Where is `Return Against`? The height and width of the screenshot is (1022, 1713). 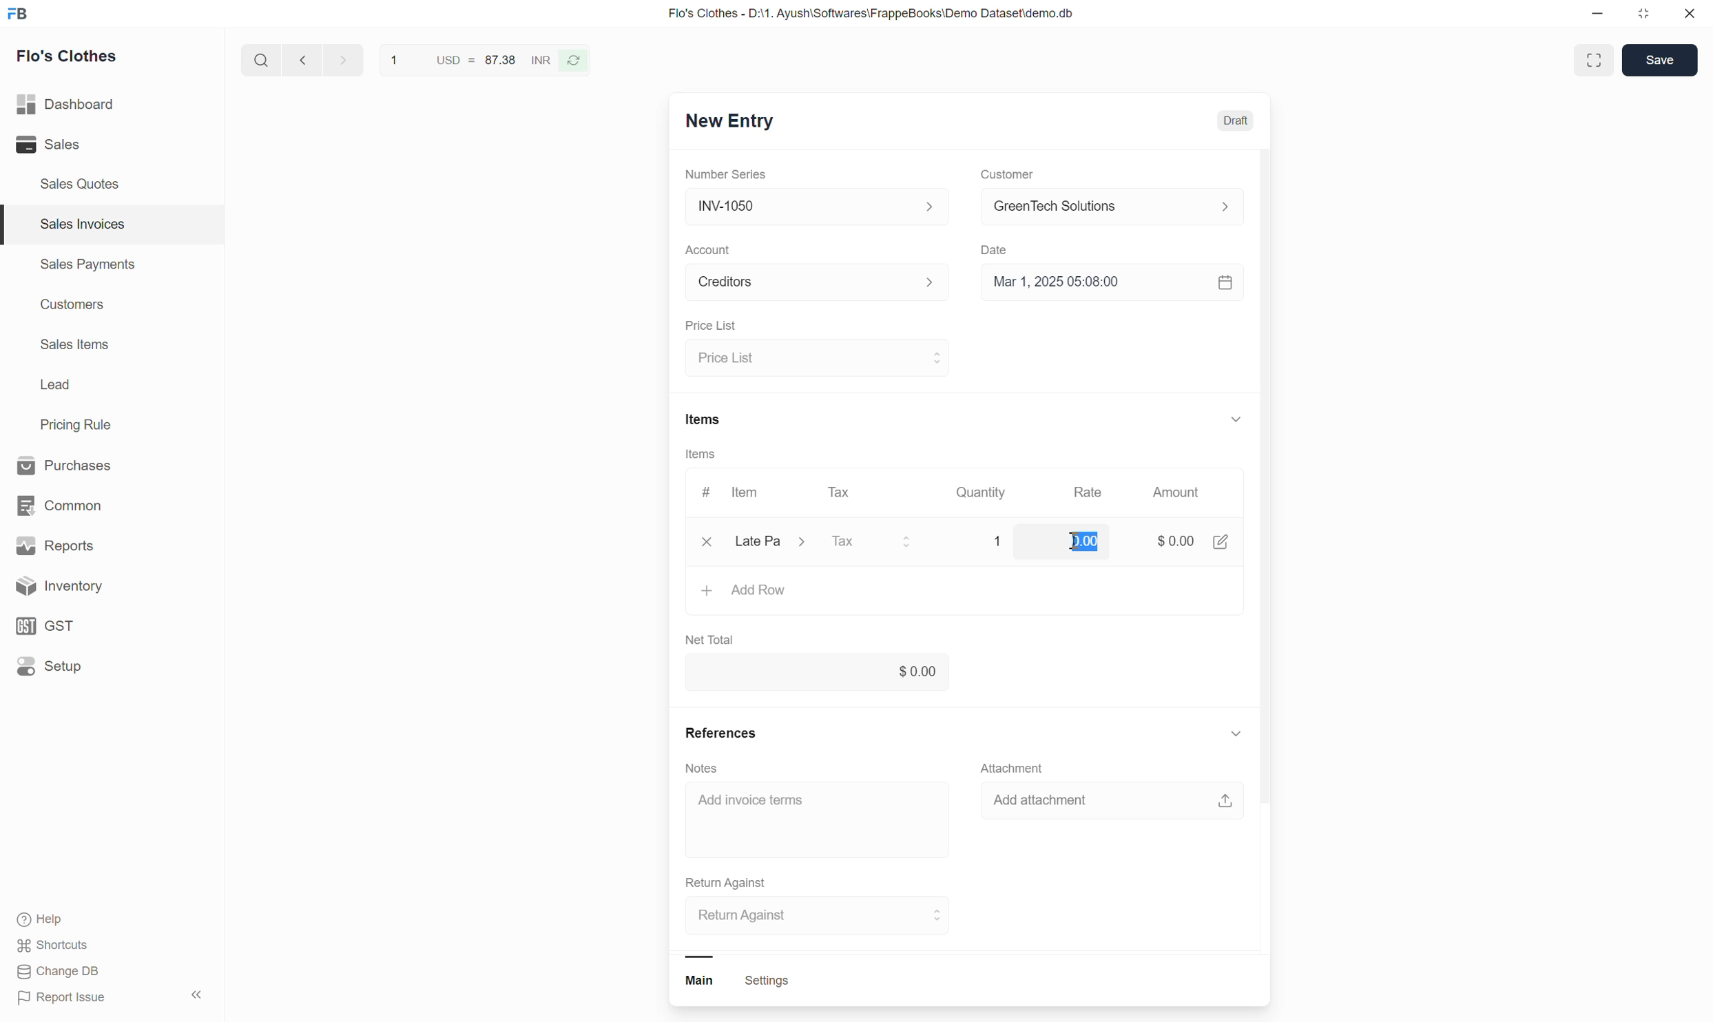
Return Against is located at coordinates (736, 882).